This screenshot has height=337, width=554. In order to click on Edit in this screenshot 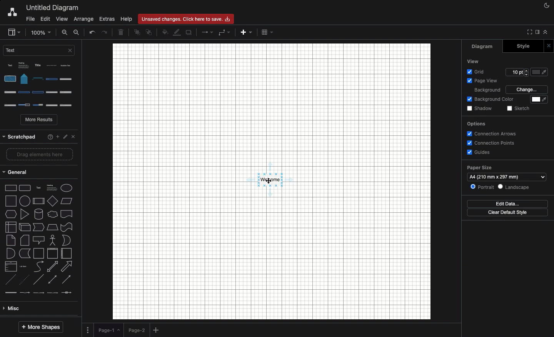, I will do `click(45, 18)`.